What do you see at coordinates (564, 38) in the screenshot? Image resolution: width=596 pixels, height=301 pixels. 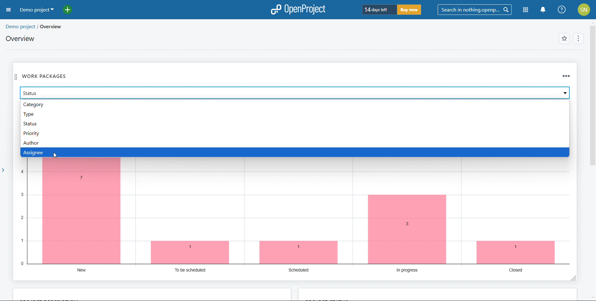 I see `add to favorites` at bounding box center [564, 38].